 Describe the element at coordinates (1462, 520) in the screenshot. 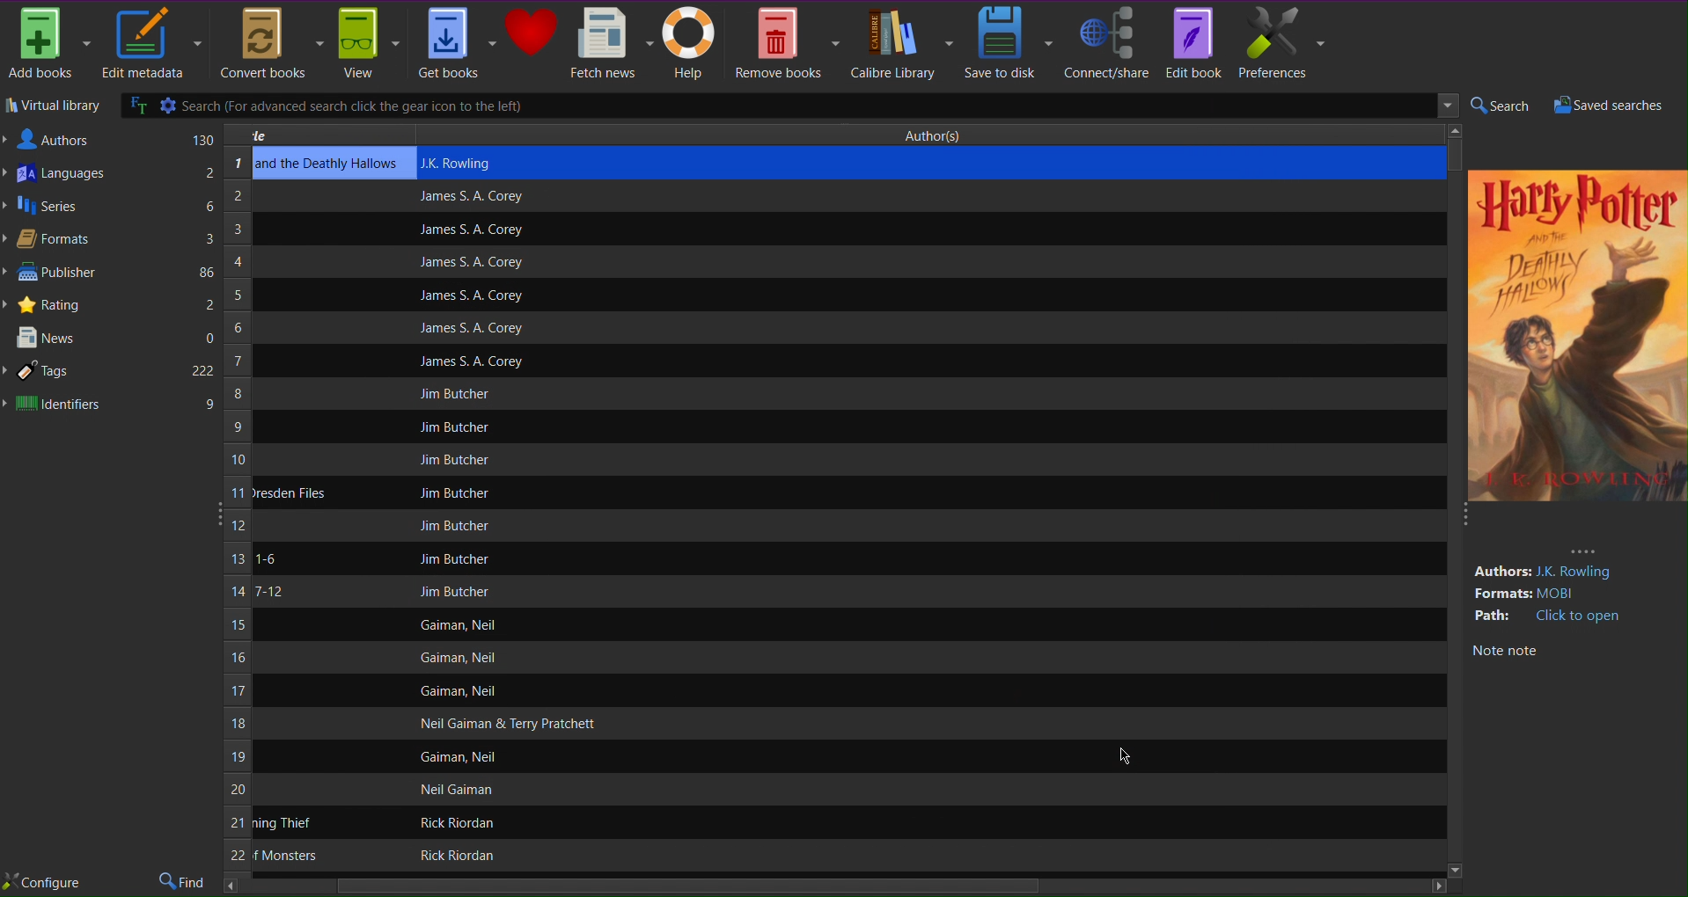

I see `close collapse` at that location.